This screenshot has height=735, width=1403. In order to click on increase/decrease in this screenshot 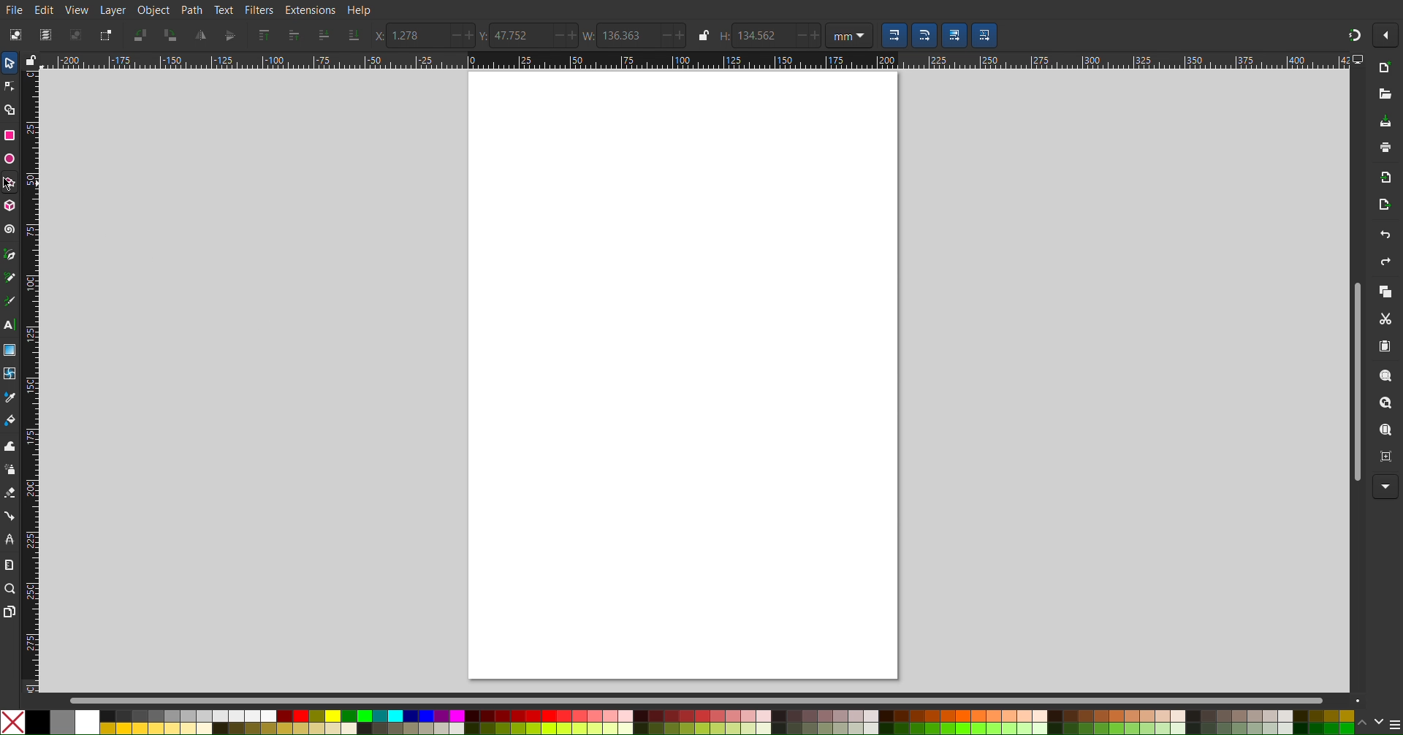, I will do `click(808, 34)`.